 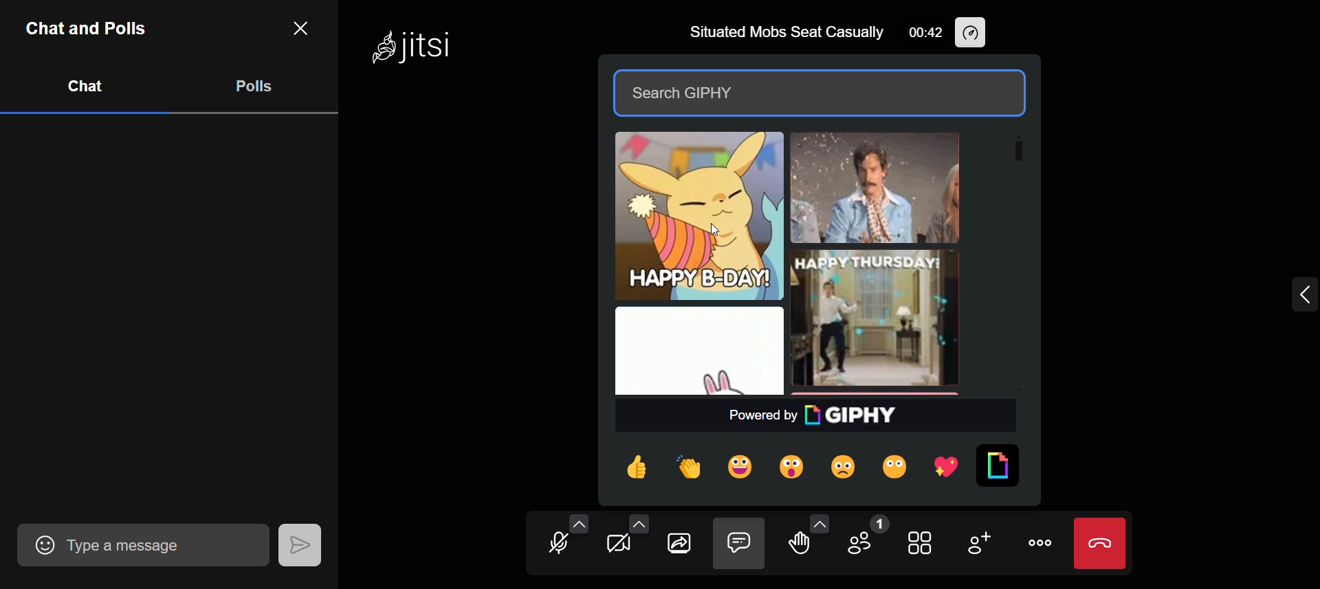 I want to click on boo reaction, so click(x=896, y=469).